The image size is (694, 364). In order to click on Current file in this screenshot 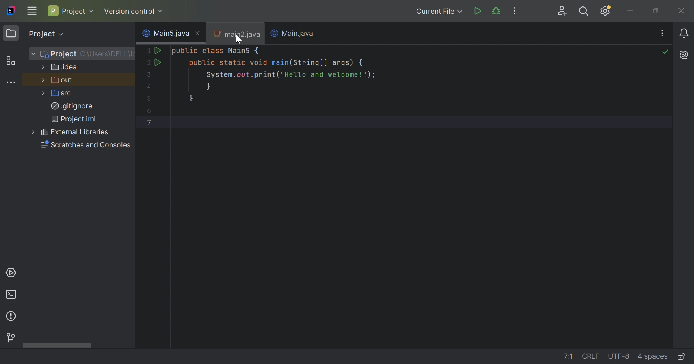, I will do `click(438, 11)`.